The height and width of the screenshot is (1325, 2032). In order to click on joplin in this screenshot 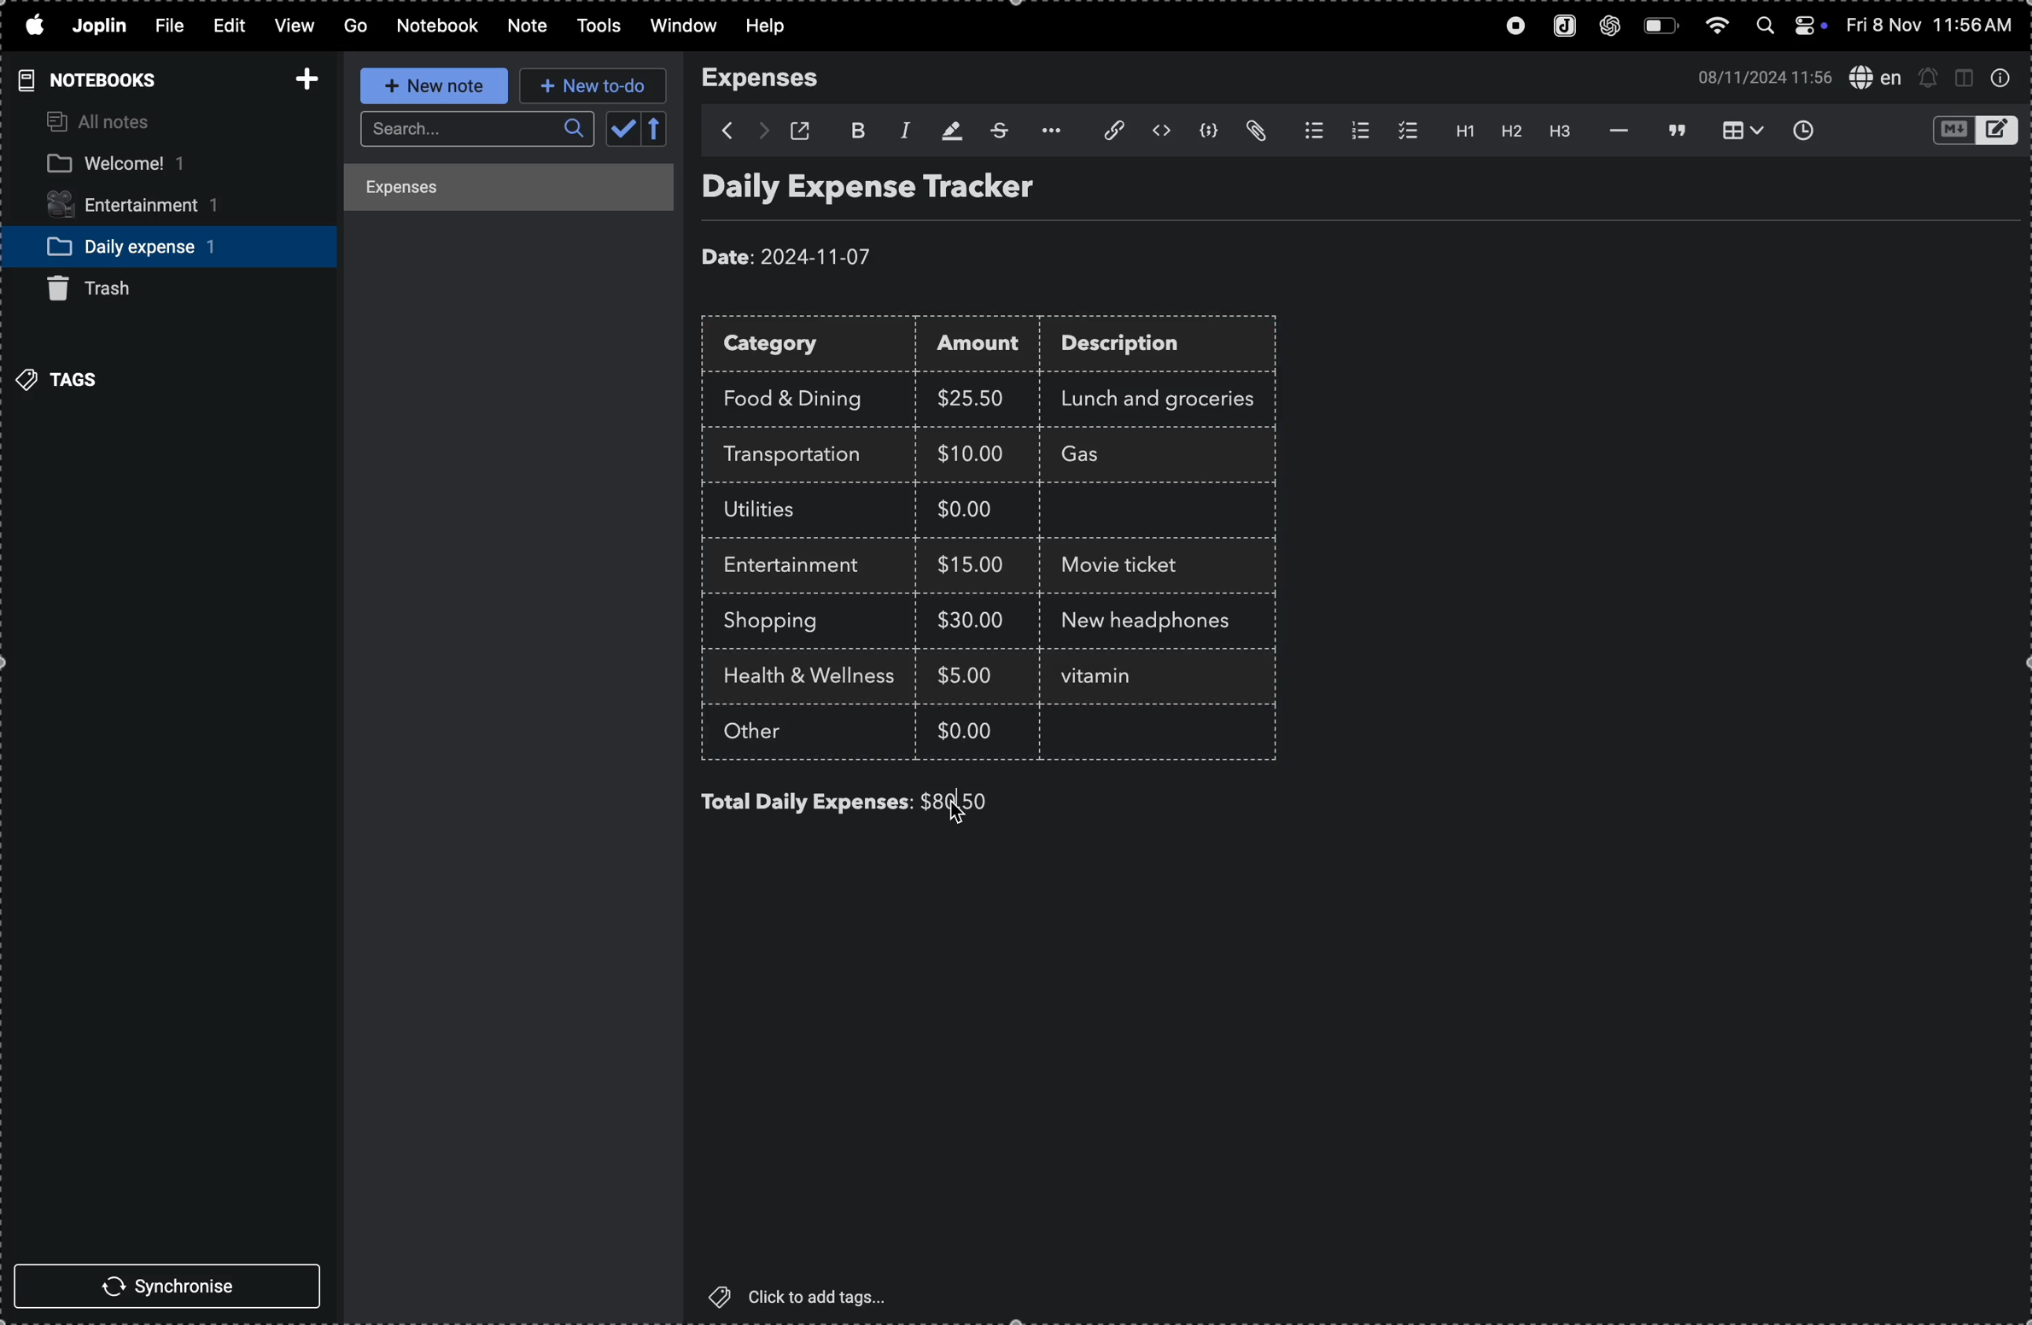, I will do `click(102, 26)`.